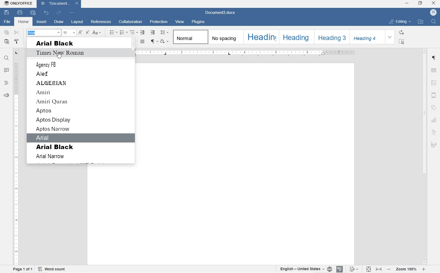 Image resolution: width=440 pixels, height=273 pixels. I want to click on ARIAL, so click(43, 33).